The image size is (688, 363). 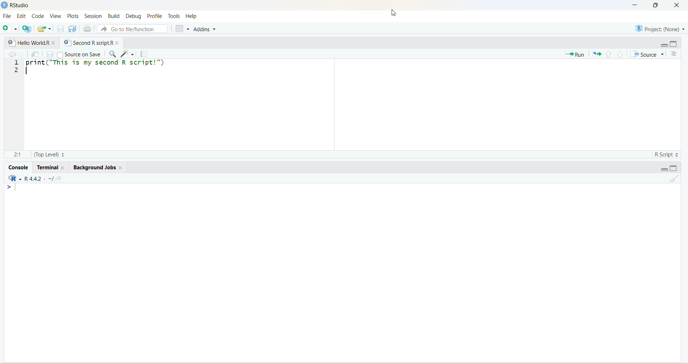 What do you see at coordinates (675, 44) in the screenshot?
I see `Maximize` at bounding box center [675, 44].